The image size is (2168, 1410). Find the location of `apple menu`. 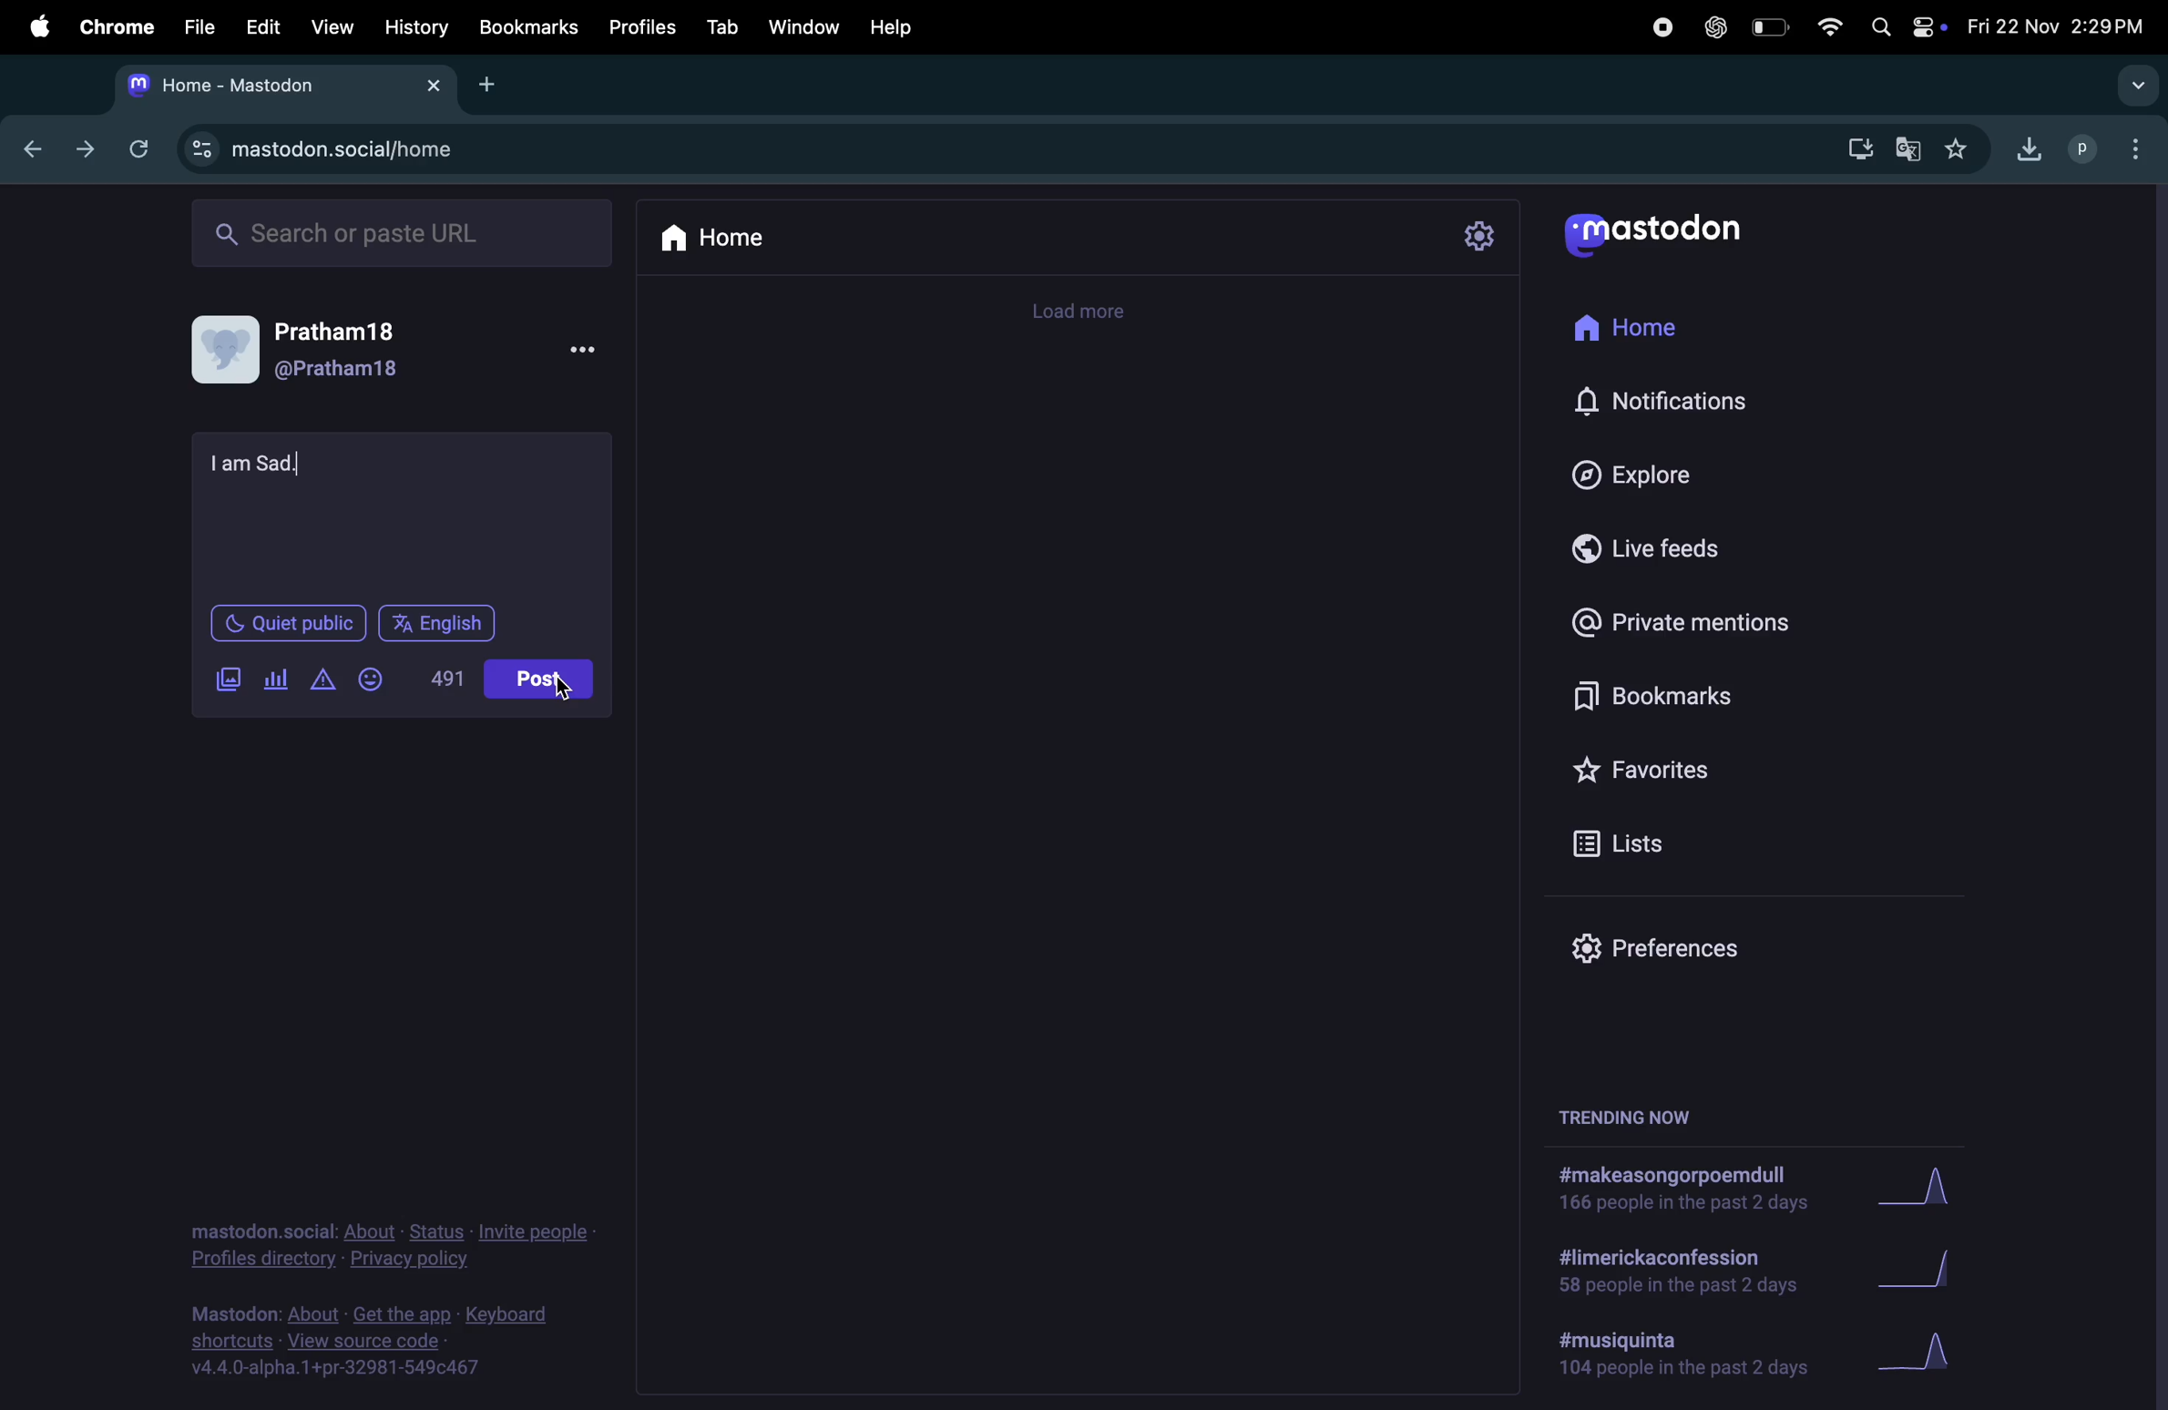

apple menu is located at coordinates (33, 25).